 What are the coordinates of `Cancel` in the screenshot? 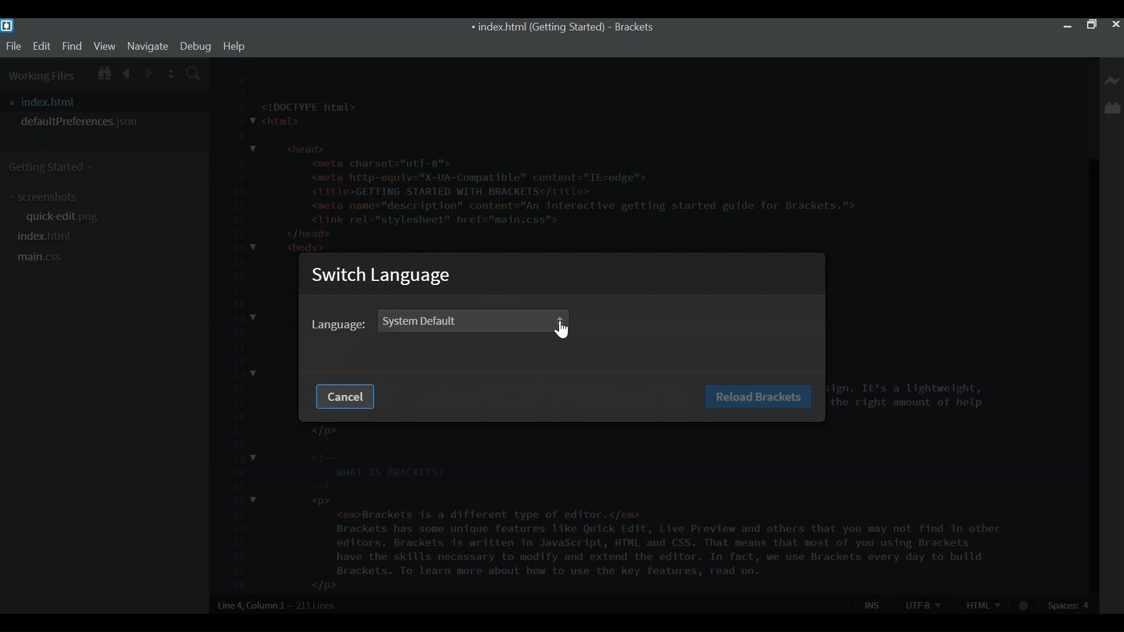 It's located at (343, 397).